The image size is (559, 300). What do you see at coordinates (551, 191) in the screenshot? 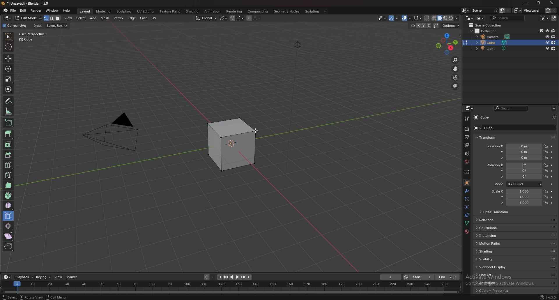
I see `animate property` at bounding box center [551, 191].